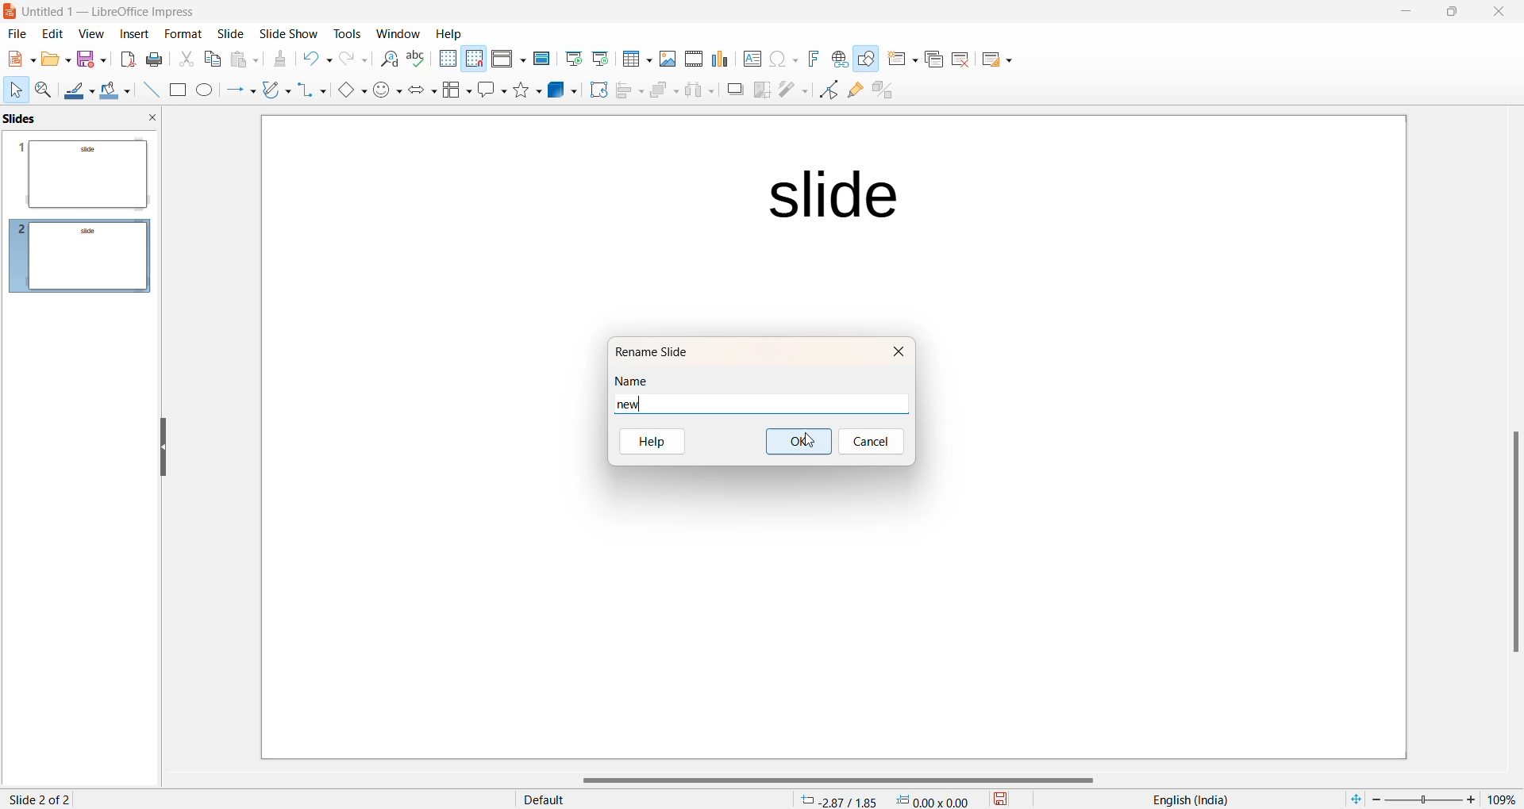  Describe the element at coordinates (964, 59) in the screenshot. I see `Delete slide` at that location.